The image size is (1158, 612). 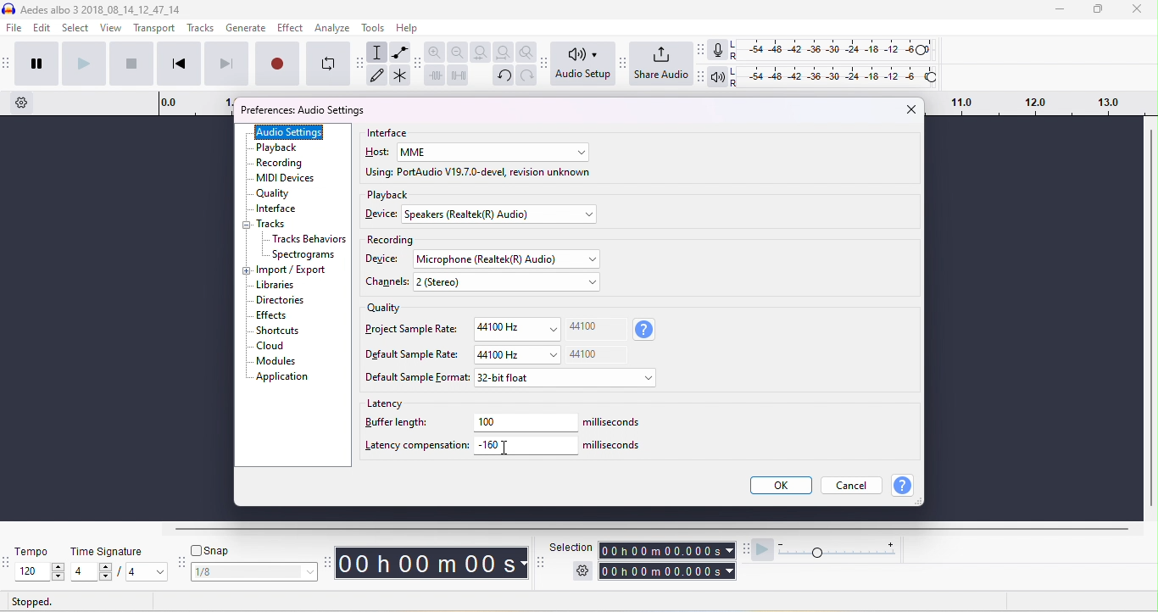 What do you see at coordinates (660, 571) in the screenshot?
I see `total time` at bounding box center [660, 571].